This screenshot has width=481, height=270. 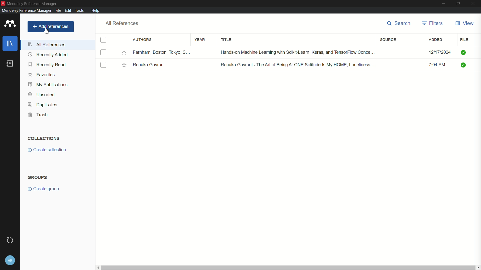 I want to click on sync, so click(x=9, y=240).